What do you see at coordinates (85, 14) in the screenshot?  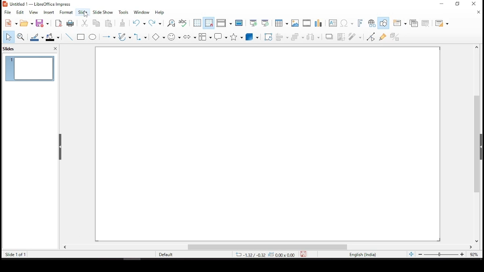 I see `Cursor` at bounding box center [85, 14].